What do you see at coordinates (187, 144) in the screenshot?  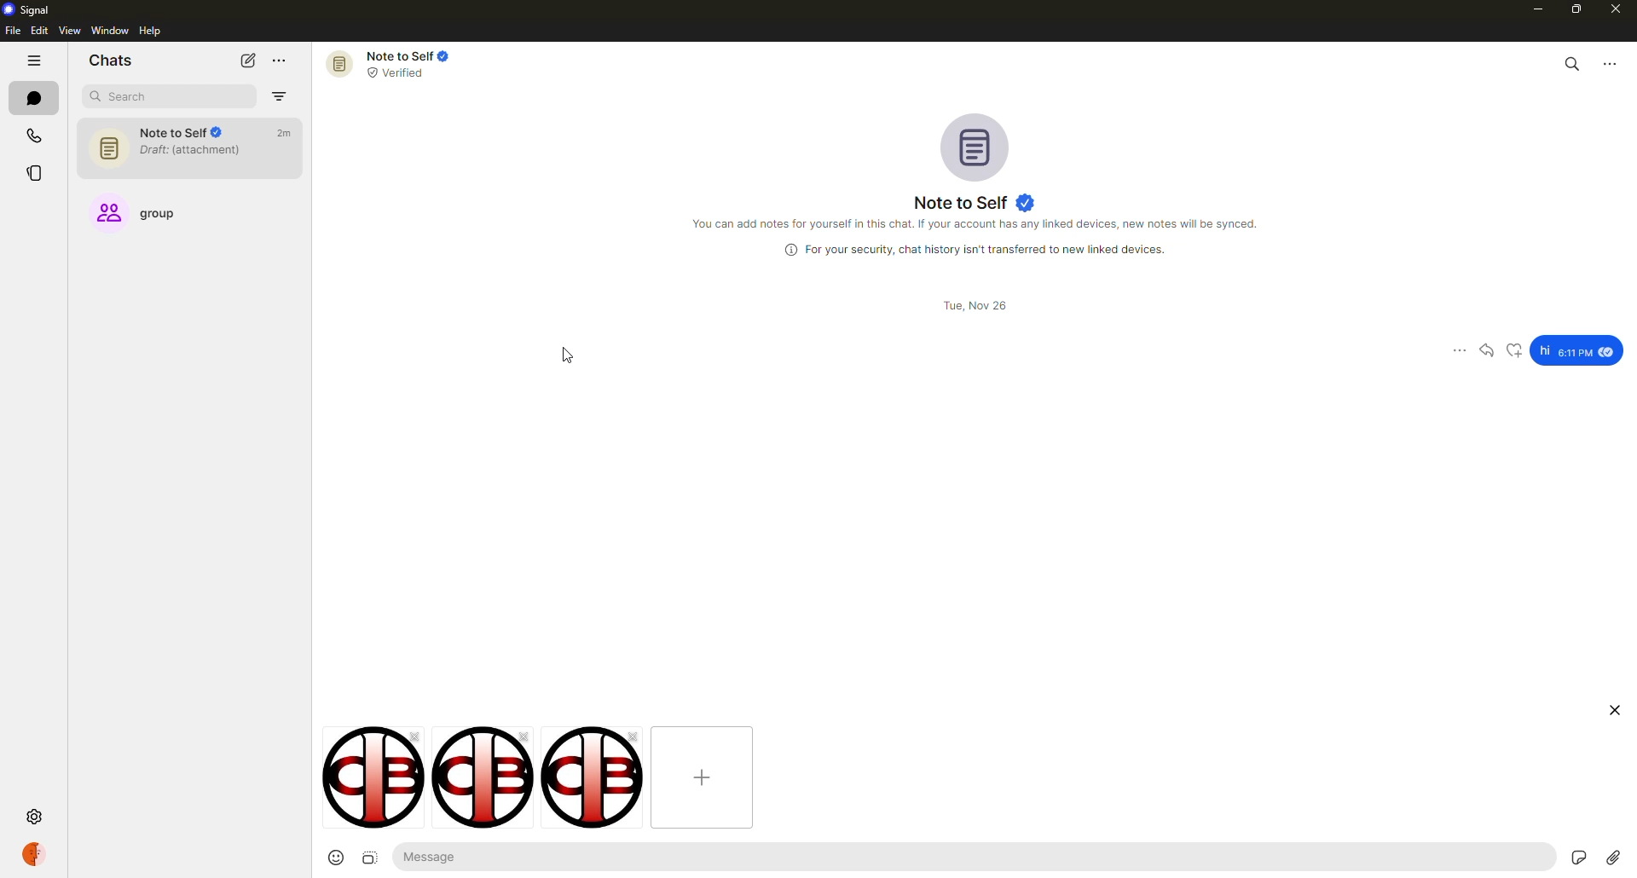 I see `note to self` at bounding box center [187, 144].